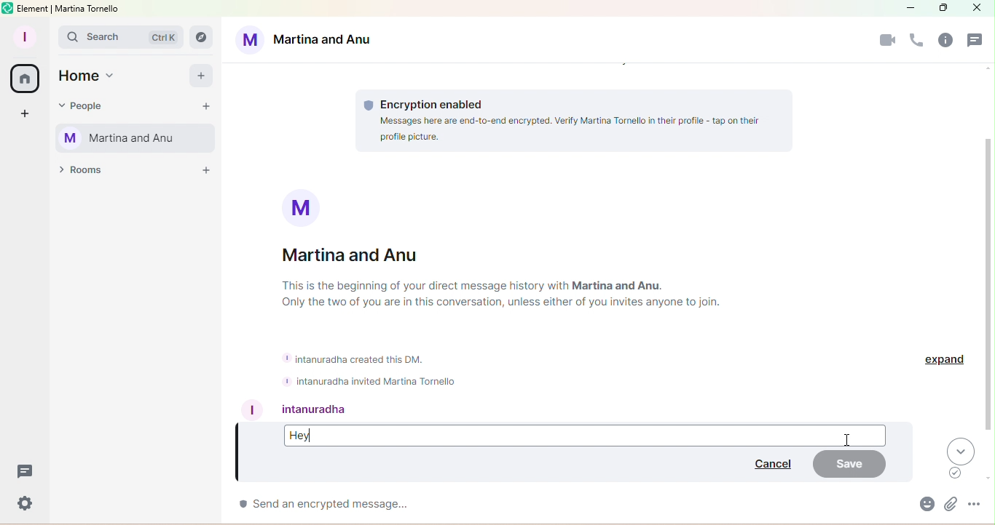 This screenshot has width=995, height=525. I want to click on Martina and Anu, so click(366, 257).